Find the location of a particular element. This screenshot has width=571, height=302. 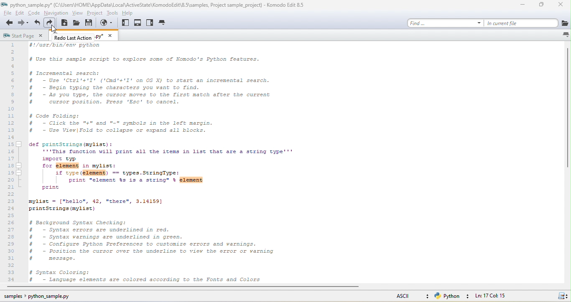

open is located at coordinates (76, 23).